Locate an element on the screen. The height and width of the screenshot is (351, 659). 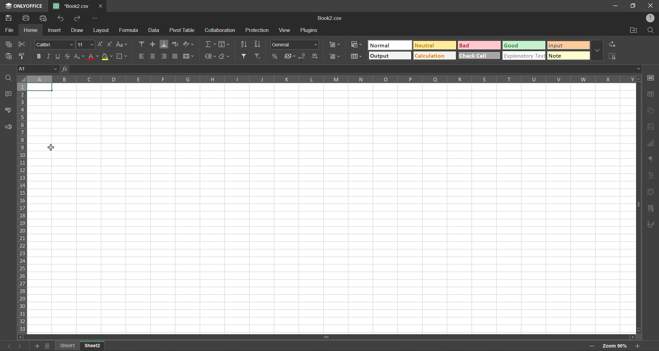
good is located at coordinates (524, 45).